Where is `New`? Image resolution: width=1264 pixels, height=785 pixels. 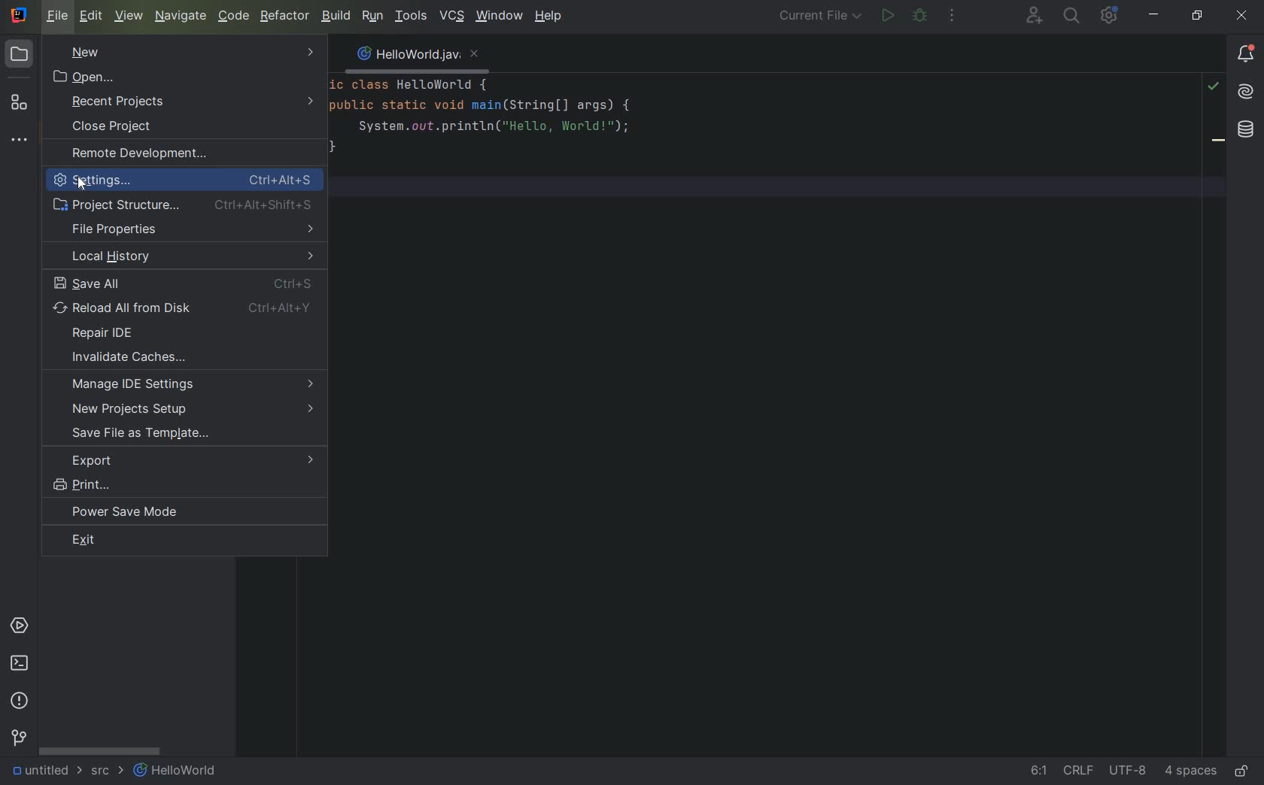
New is located at coordinates (185, 51).